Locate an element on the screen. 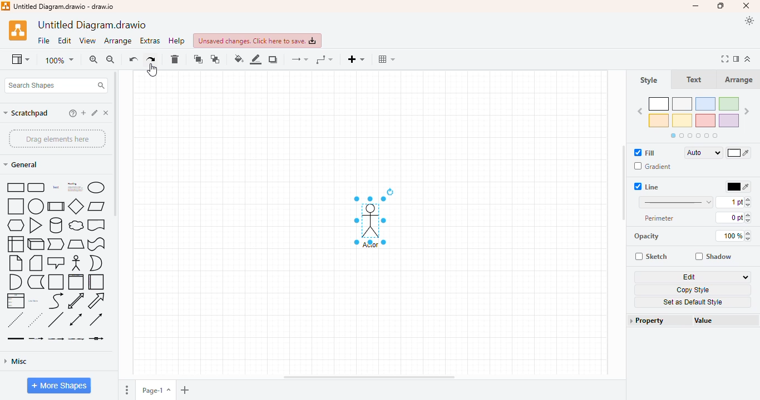  value is located at coordinates (708, 321).